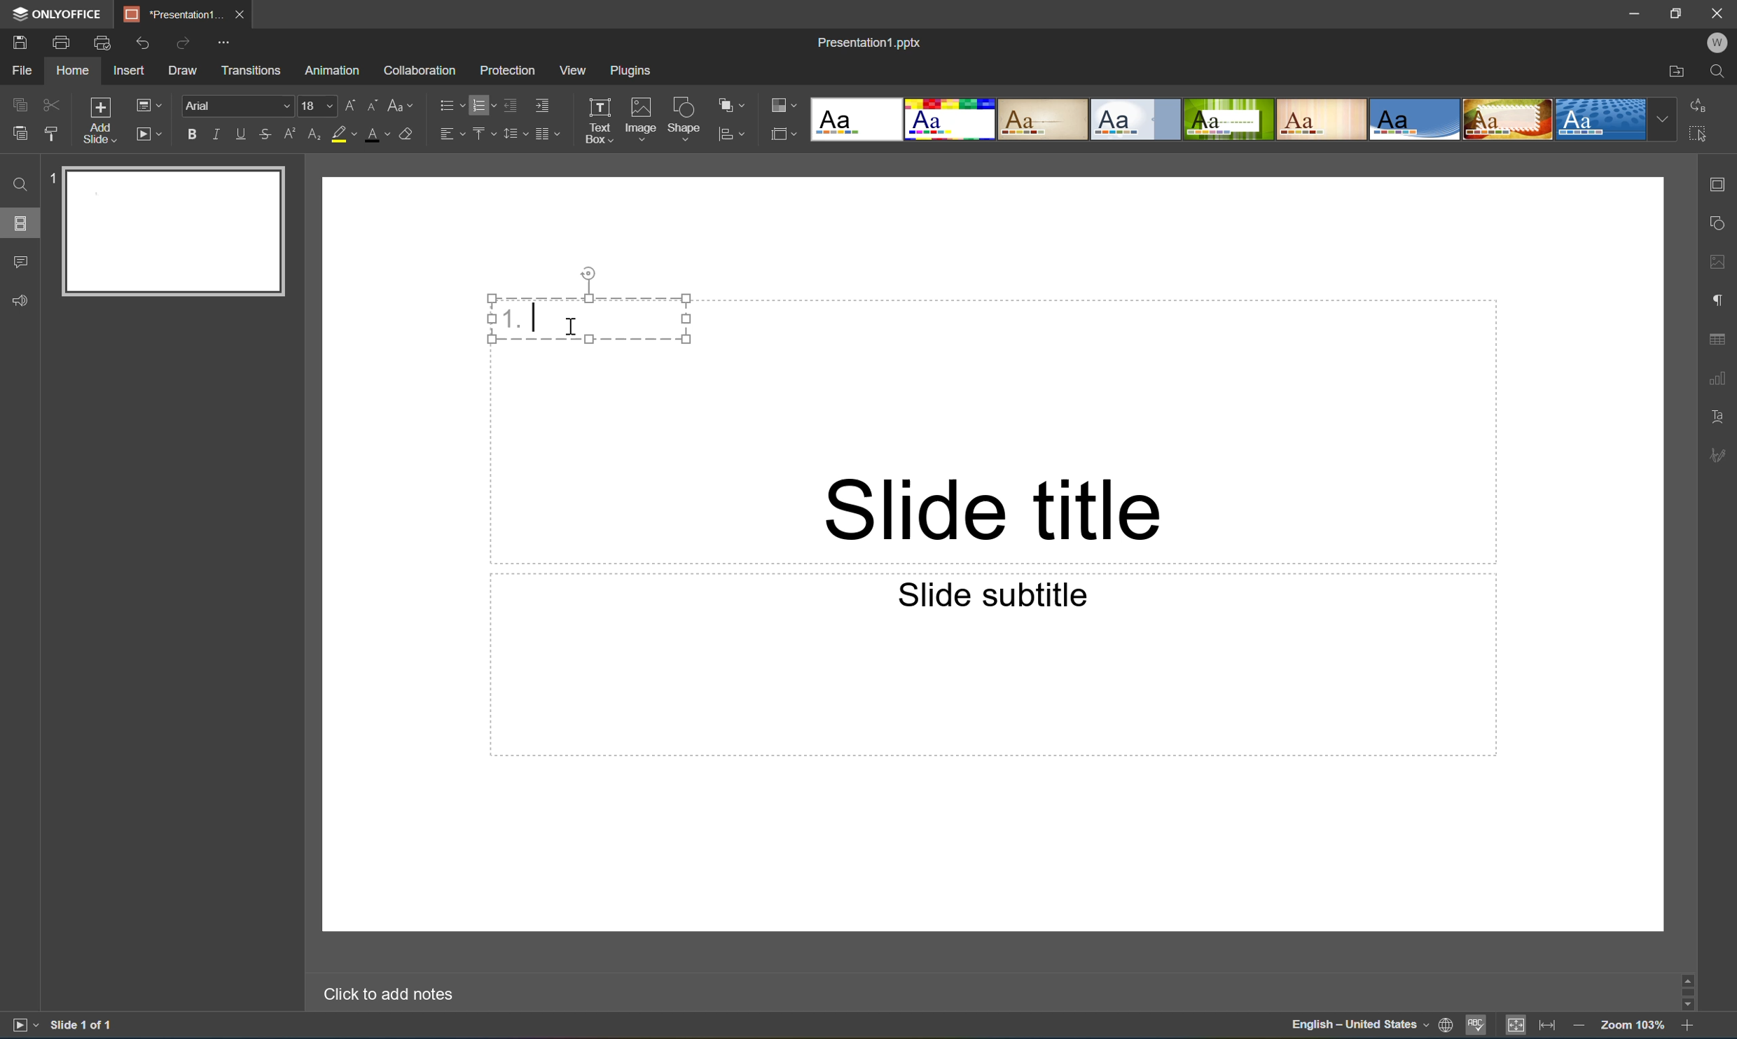 Image resolution: width=1737 pixels, height=1039 pixels. I want to click on Strikethrough, so click(265, 134).